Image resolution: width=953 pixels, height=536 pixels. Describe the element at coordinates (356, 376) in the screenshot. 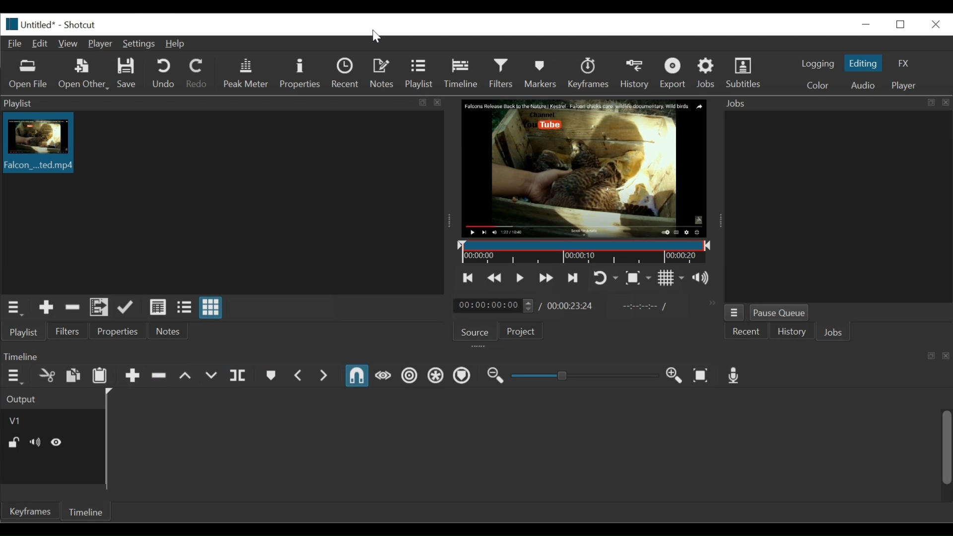

I see `Snap` at that location.